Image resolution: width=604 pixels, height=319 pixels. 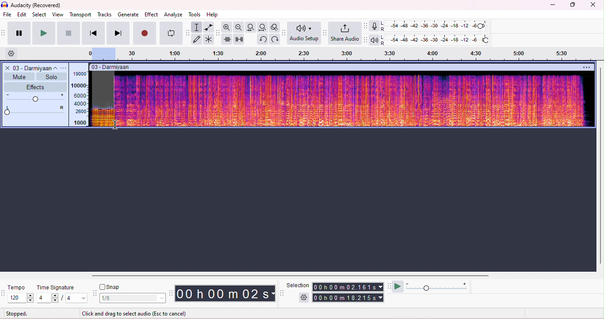 I want to click on draw, so click(x=198, y=39).